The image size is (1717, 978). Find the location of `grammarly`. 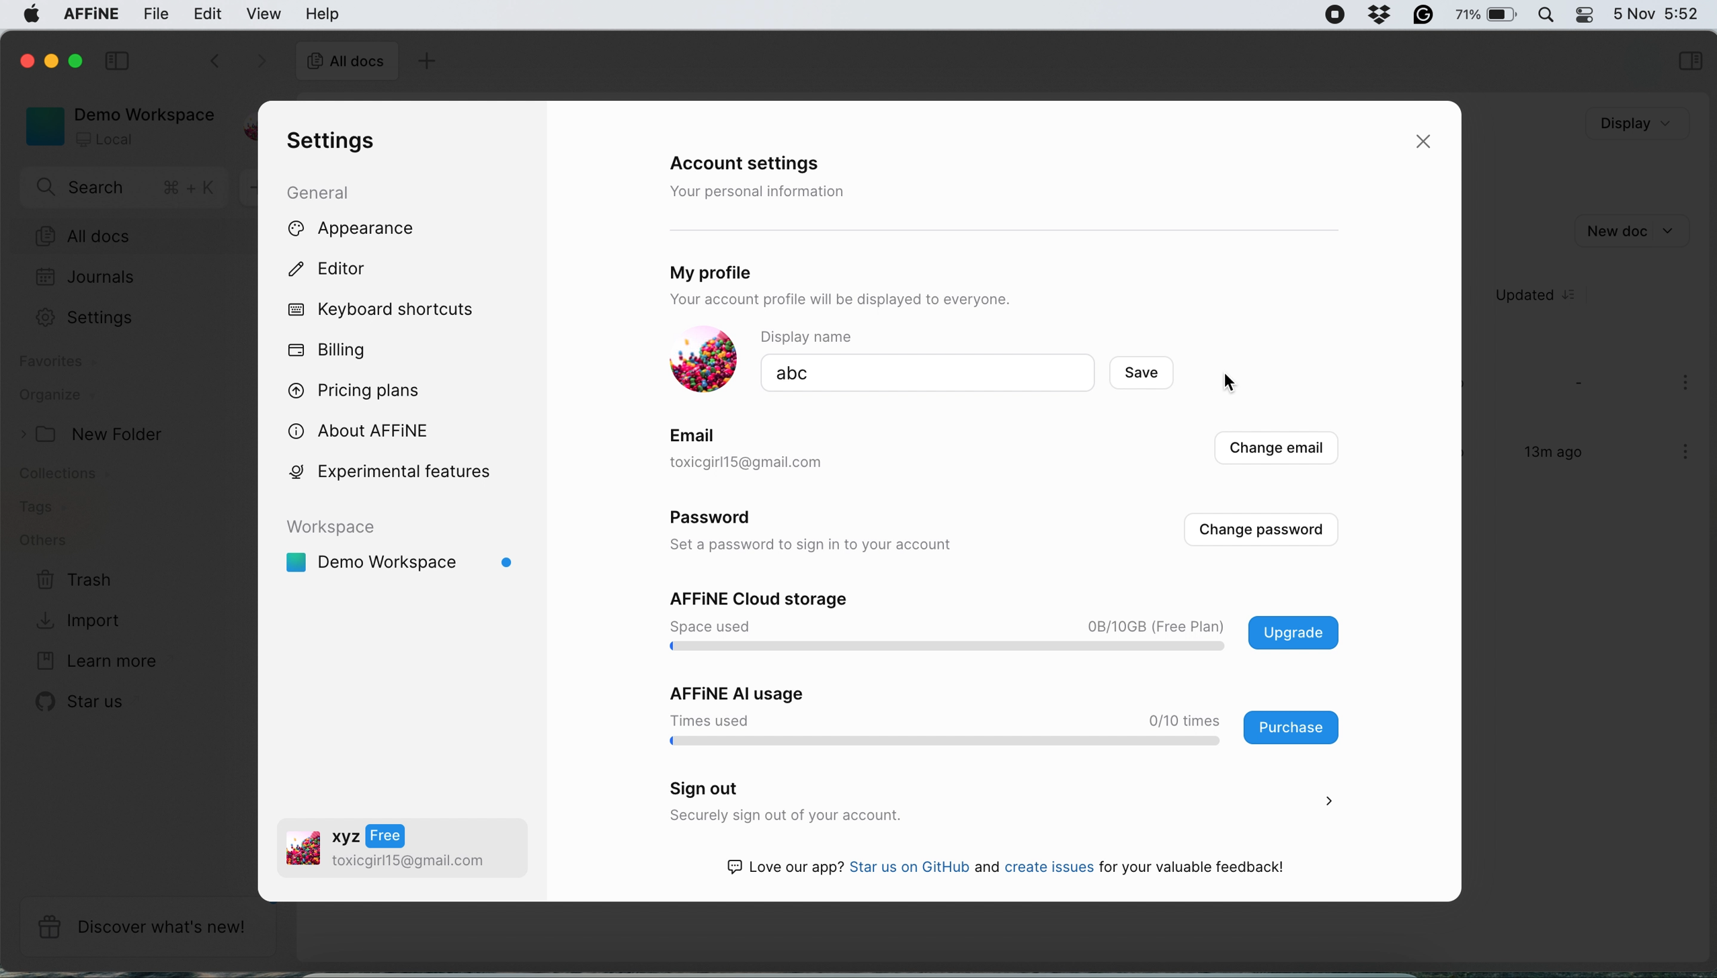

grammarly is located at coordinates (1420, 13).